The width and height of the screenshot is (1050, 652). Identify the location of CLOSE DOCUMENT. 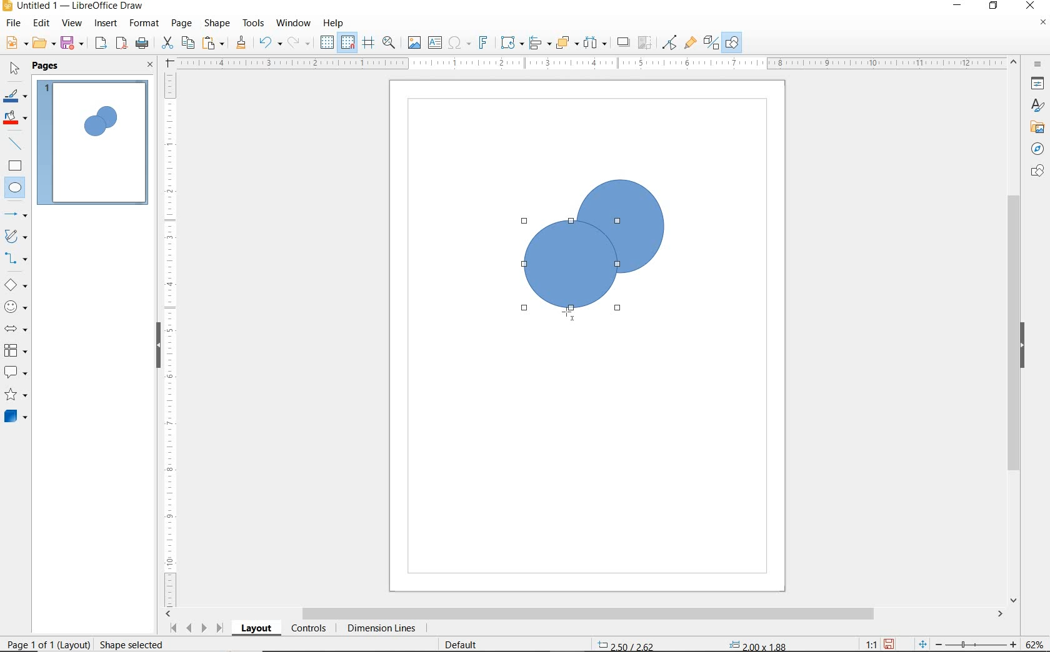
(1042, 24).